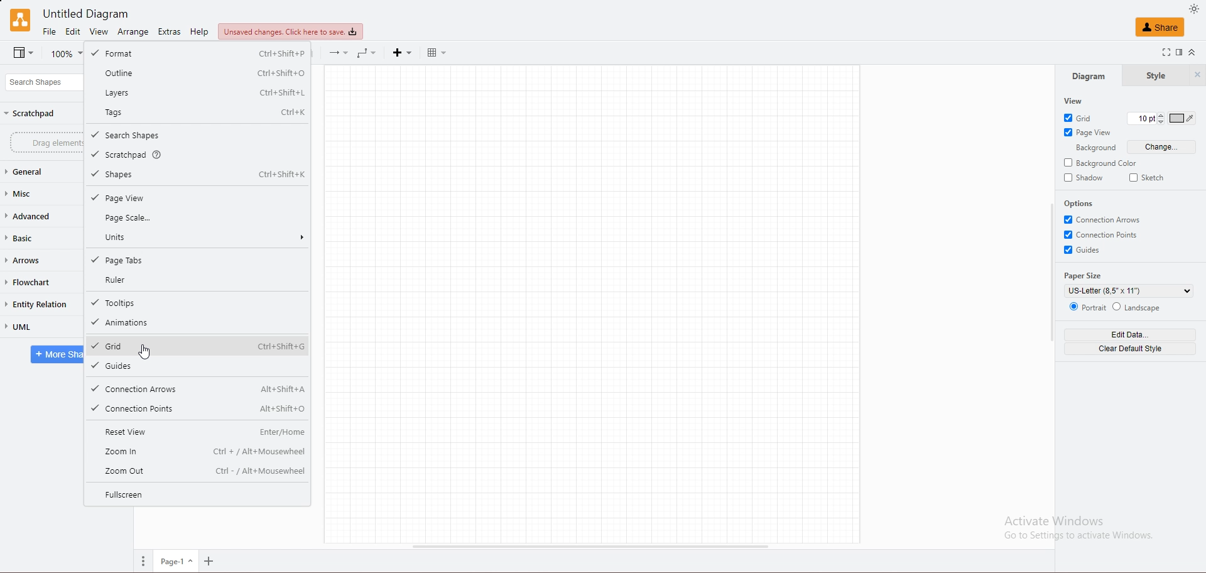 This screenshot has width=1206, height=573. I want to click on units, so click(198, 236).